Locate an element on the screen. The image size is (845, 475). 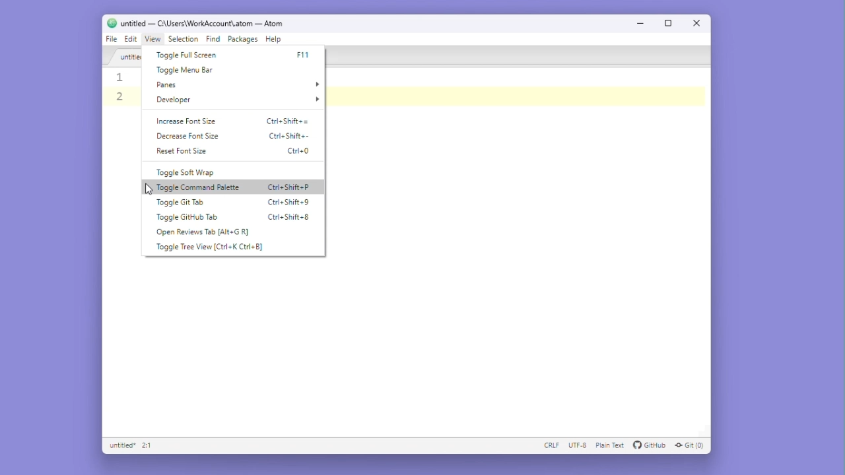
plain text is located at coordinates (609, 446).